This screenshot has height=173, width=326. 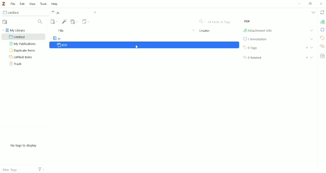 I want to click on Attachment Info, so click(x=257, y=30).